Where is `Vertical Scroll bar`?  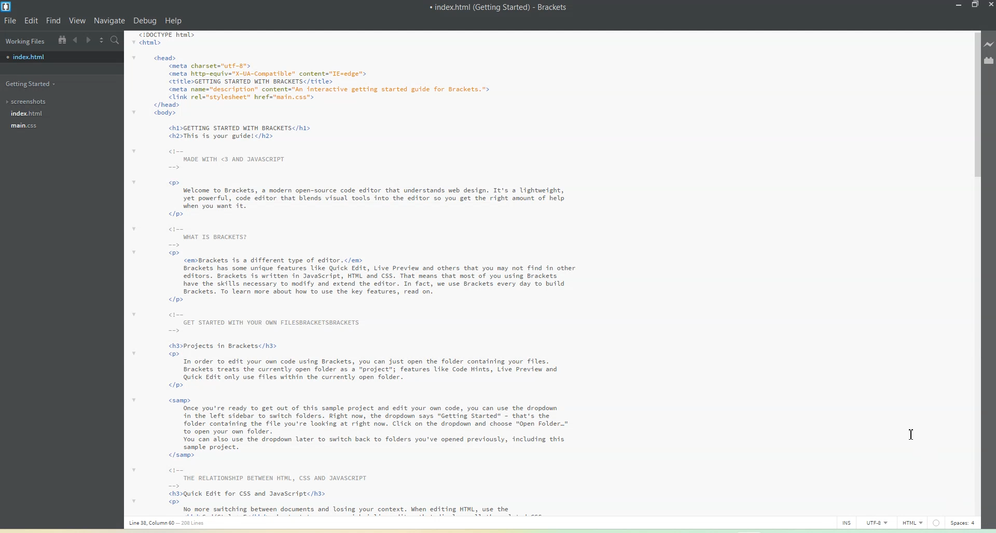
Vertical Scroll bar is located at coordinates (975, 273).